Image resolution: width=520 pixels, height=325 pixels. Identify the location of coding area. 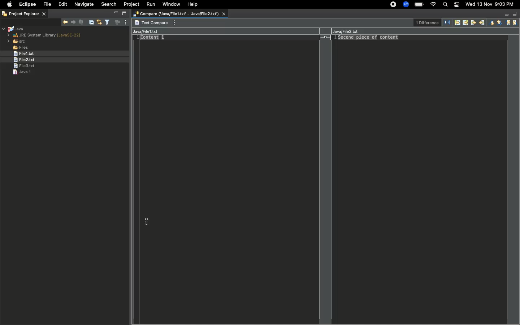
(419, 174).